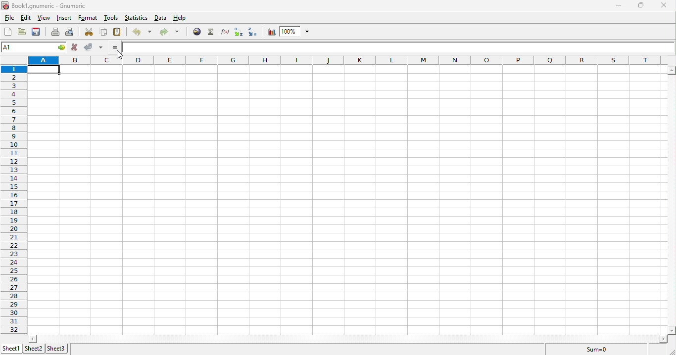 The width and height of the screenshot is (676, 355). What do you see at coordinates (119, 54) in the screenshot?
I see `cursor` at bounding box center [119, 54].